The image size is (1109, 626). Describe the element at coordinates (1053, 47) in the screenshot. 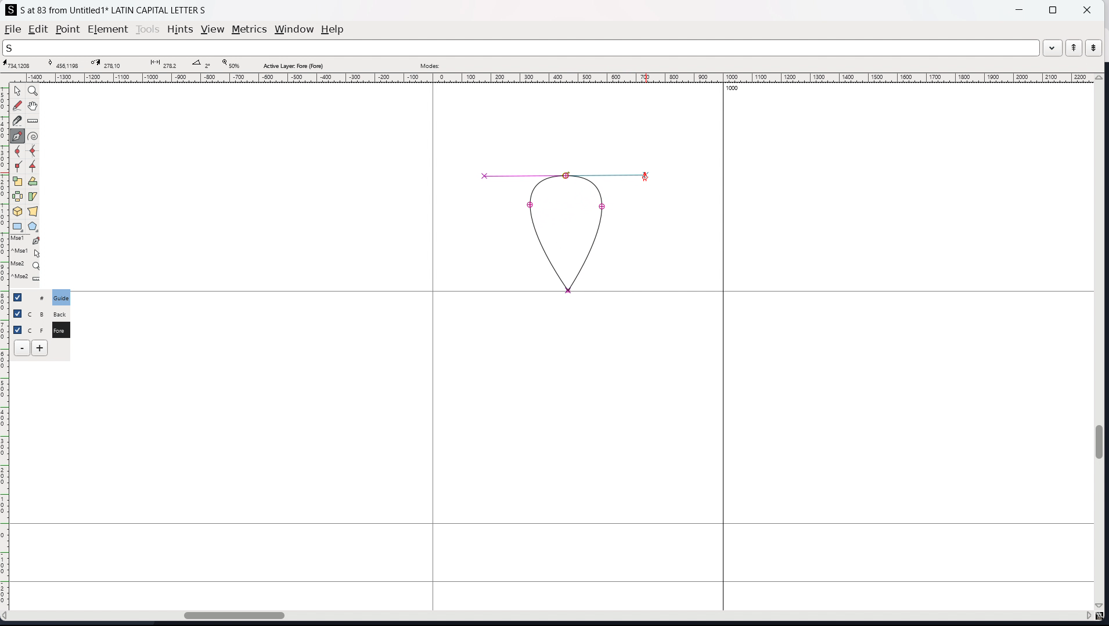

I see `dropdown` at that location.